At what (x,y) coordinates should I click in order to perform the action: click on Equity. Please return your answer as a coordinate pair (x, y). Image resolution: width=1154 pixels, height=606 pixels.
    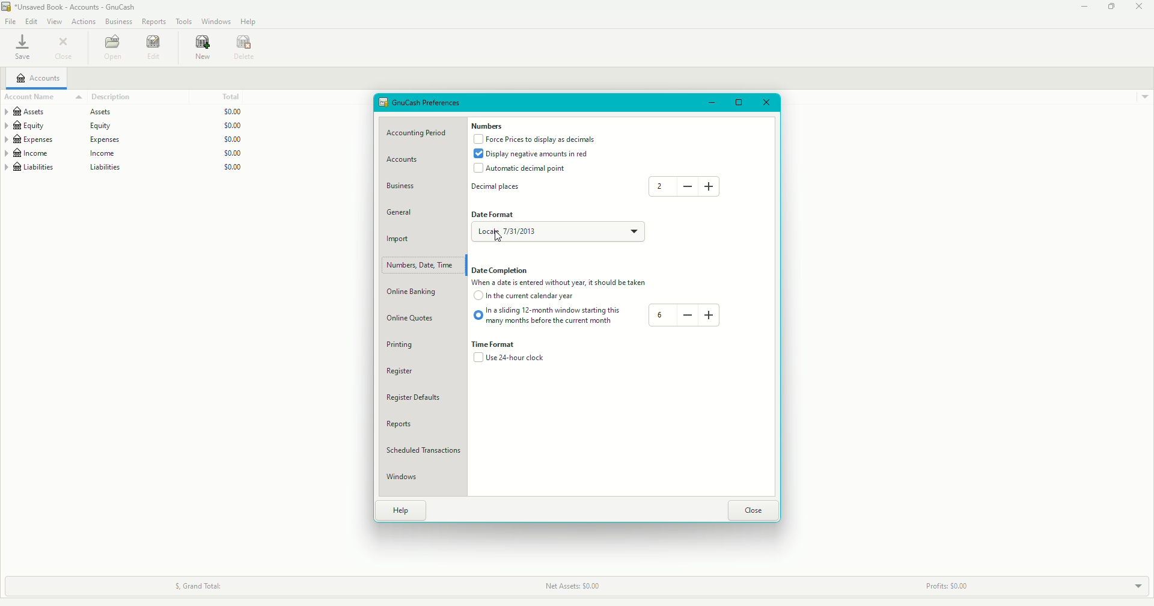
    Looking at the image, I should click on (124, 126).